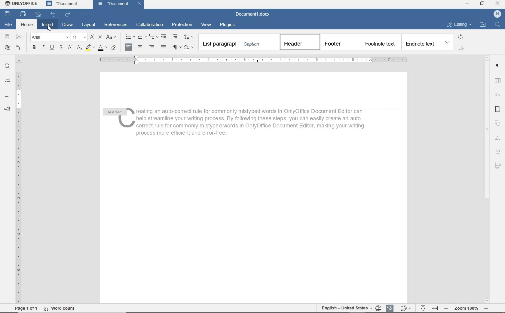 Image resolution: width=505 pixels, height=313 pixels. Describe the element at coordinates (347, 308) in the screenshot. I see `English — United States + ({[)` at that location.